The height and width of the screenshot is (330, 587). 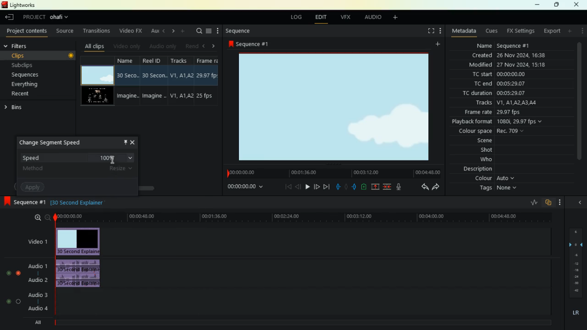 What do you see at coordinates (323, 18) in the screenshot?
I see `edit` at bounding box center [323, 18].